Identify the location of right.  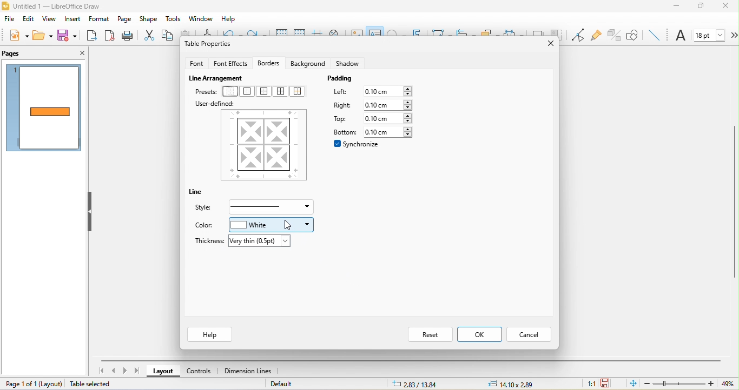
(342, 105).